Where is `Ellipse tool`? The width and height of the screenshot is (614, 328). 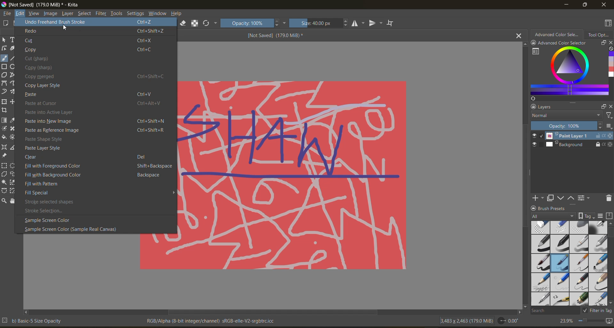
Ellipse tool is located at coordinates (13, 66).